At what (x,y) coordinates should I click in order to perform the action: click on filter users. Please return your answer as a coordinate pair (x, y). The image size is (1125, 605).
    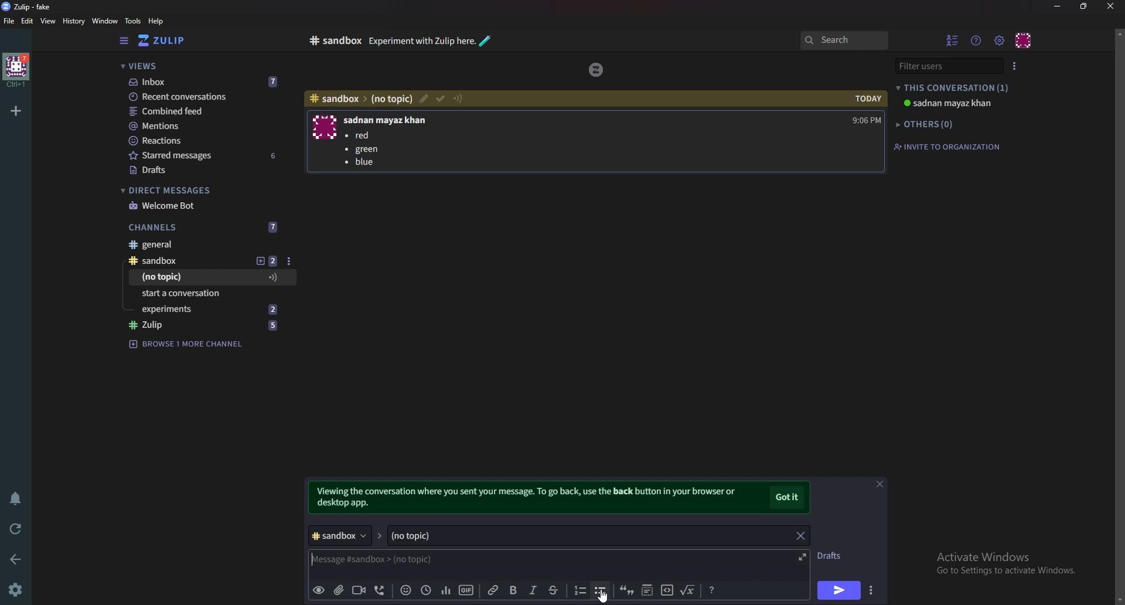
    Looking at the image, I should click on (946, 66).